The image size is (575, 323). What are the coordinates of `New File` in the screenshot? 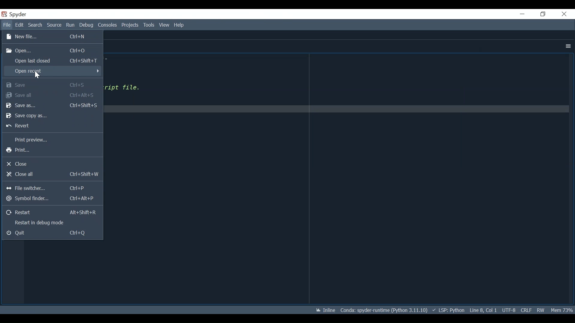 It's located at (52, 37).